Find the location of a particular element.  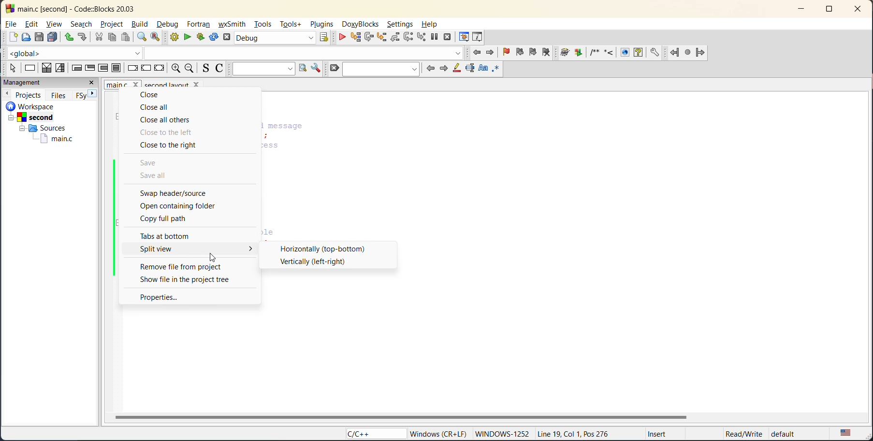

doxyblocks references is located at coordinates (613, 51).